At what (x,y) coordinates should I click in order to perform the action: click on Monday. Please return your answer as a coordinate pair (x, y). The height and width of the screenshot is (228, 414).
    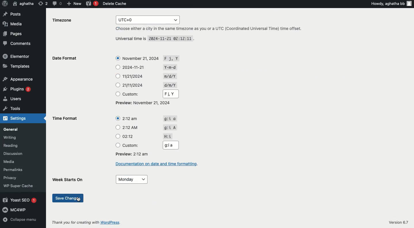
    Looking at the image, I should click on (132, 178).